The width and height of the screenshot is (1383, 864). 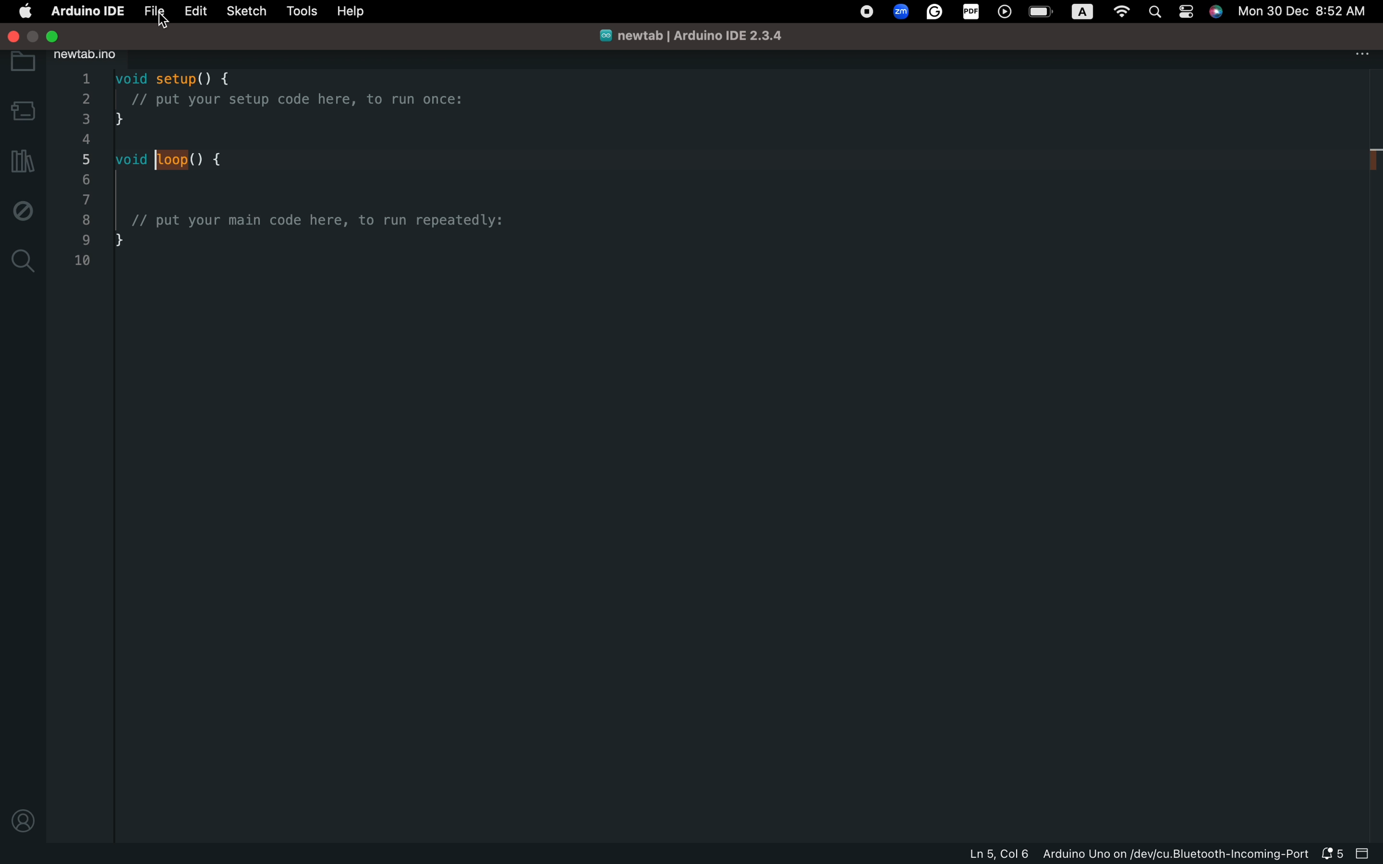 What do you see at coordinates (23, 819) in the screenshot?
I see `profile` at bounding box center [23, 819].